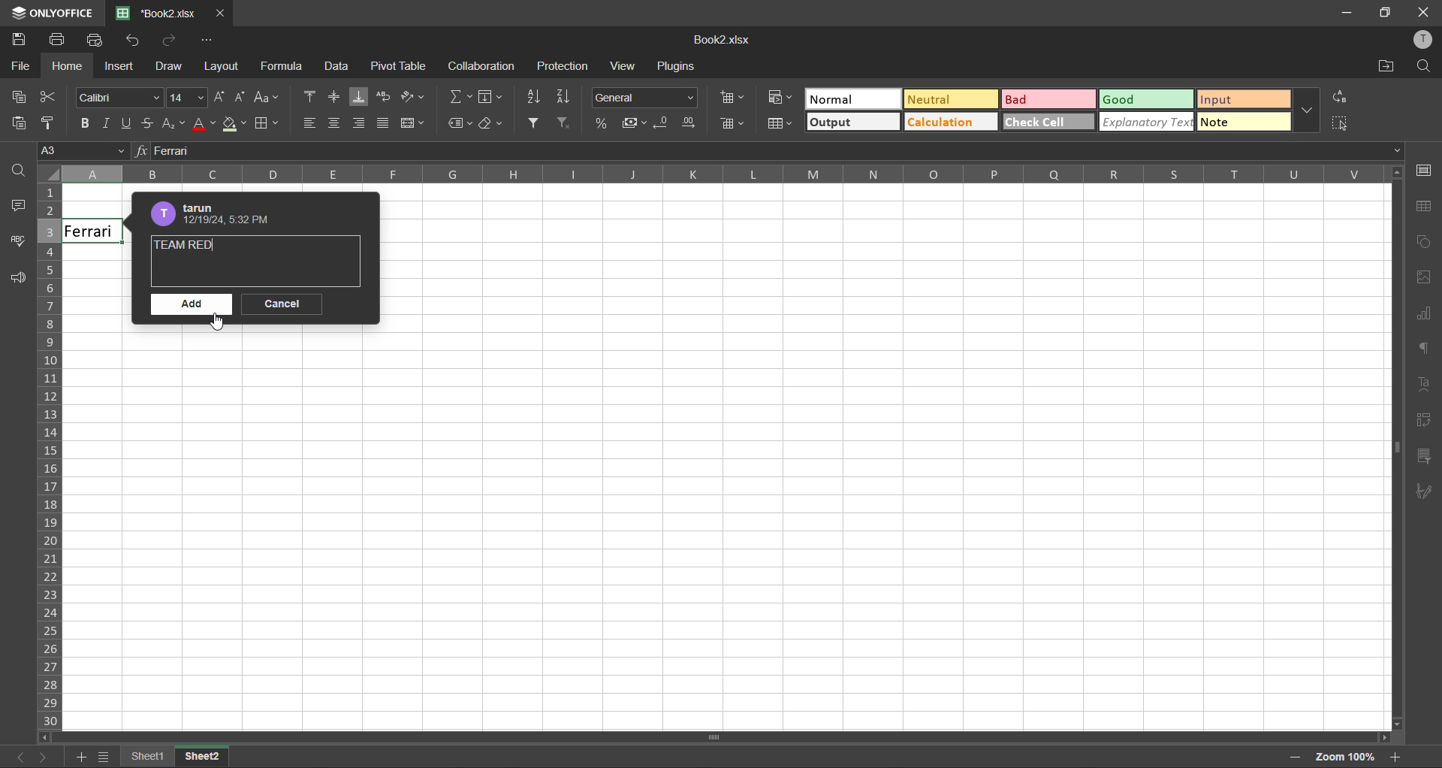 This screenshot has height=768, width=1442. What do you see at coordinates (17, 98) in the screenshot?
I see `copy` at bounding box center [17, 98].